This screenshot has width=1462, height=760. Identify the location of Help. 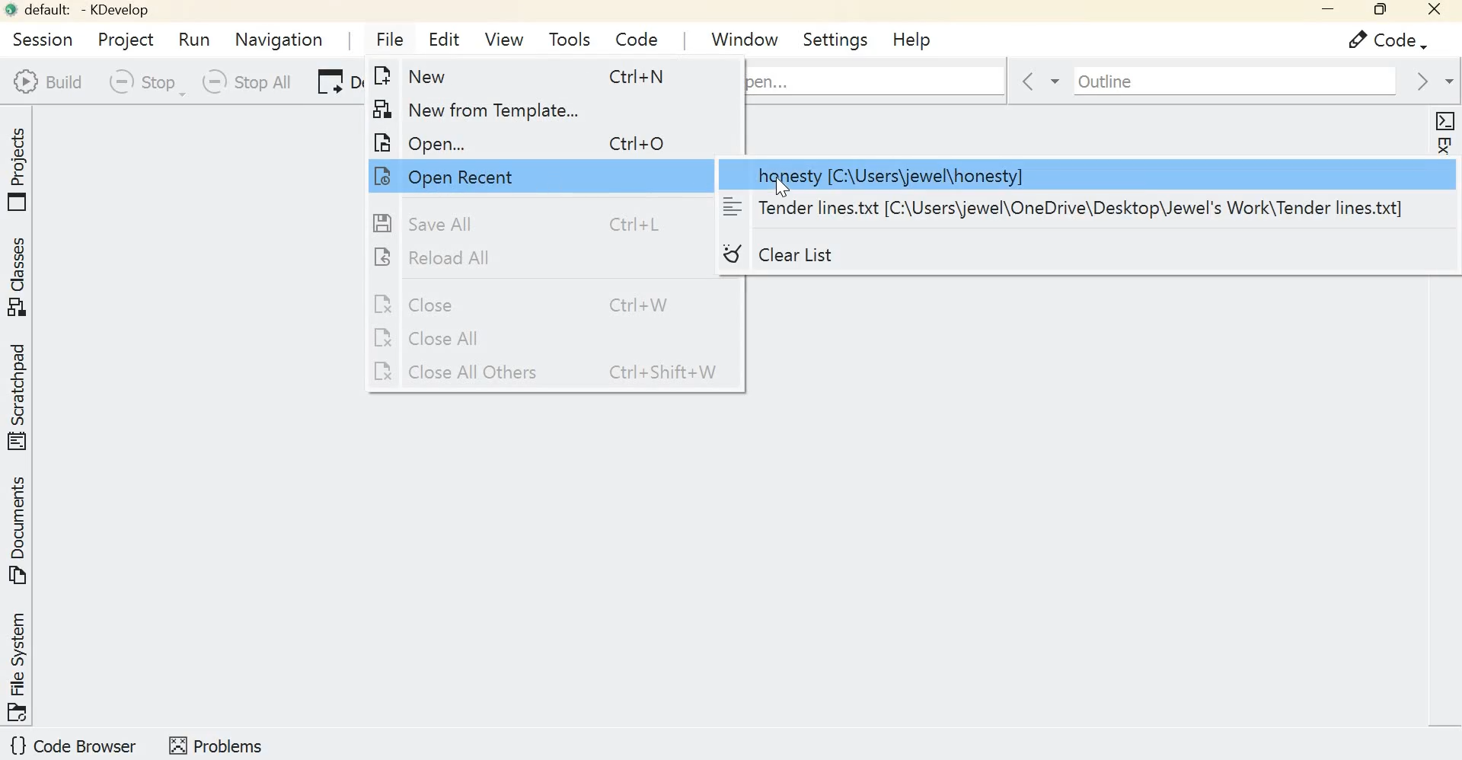
(911, 38).